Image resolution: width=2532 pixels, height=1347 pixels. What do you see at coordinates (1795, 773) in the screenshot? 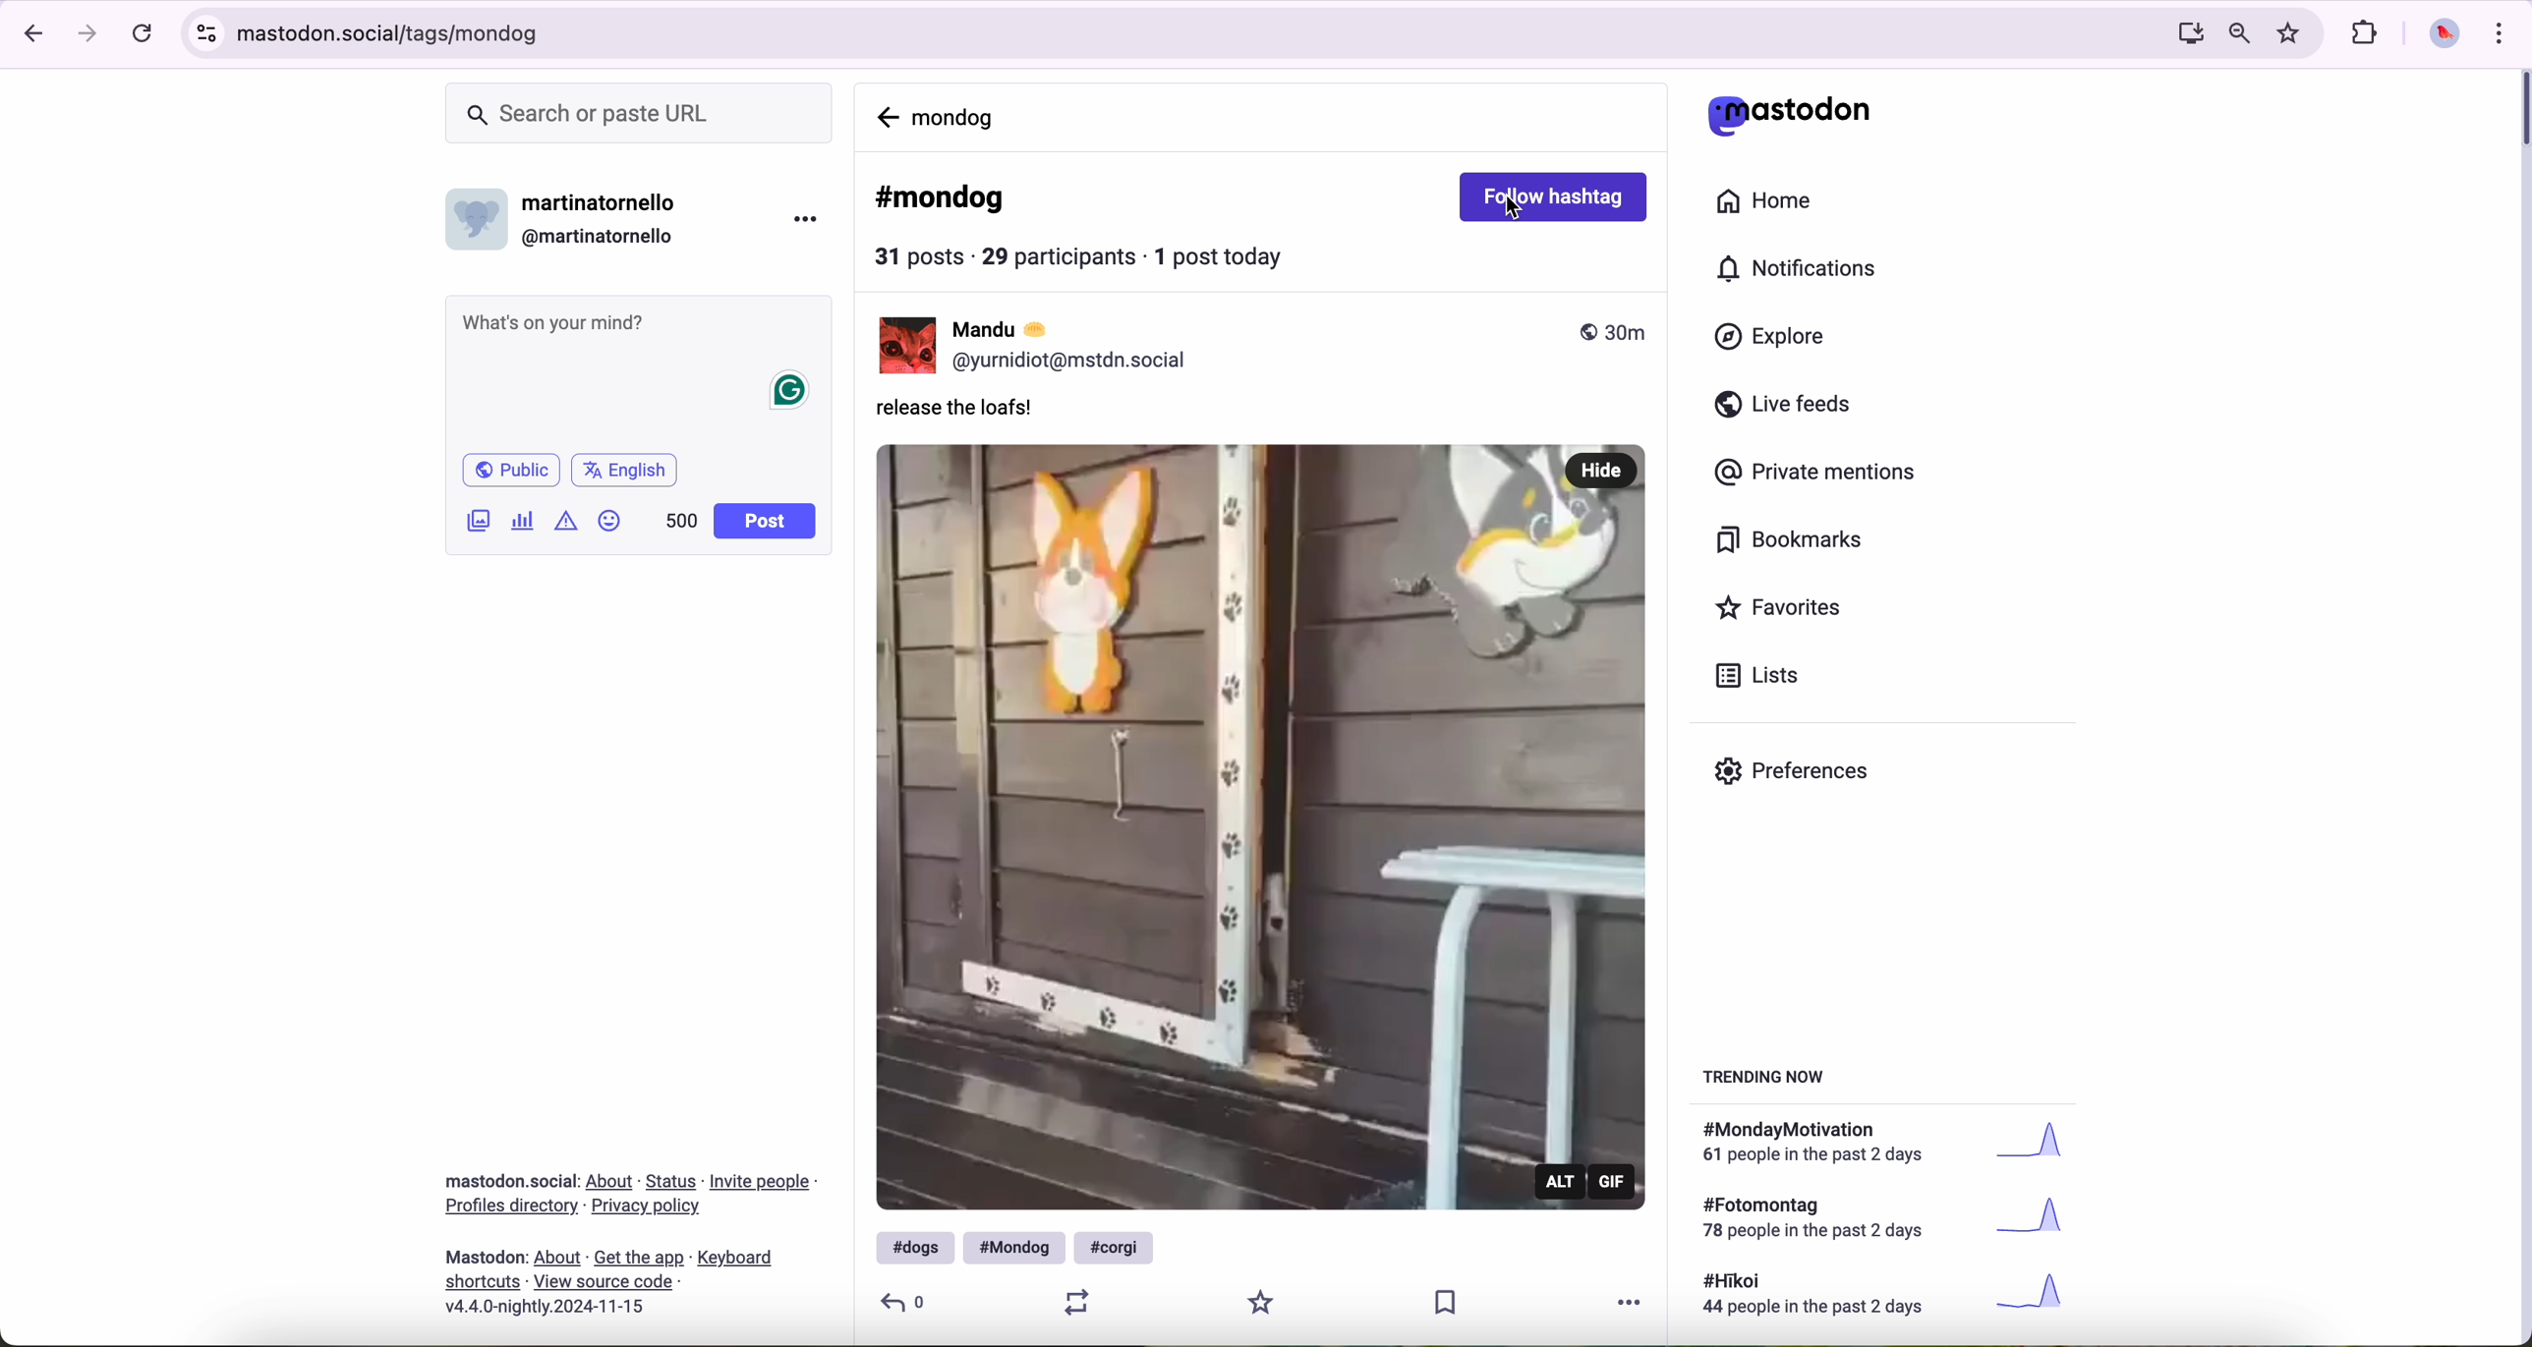
I see `preferences` at bounding box center [1795, 773].